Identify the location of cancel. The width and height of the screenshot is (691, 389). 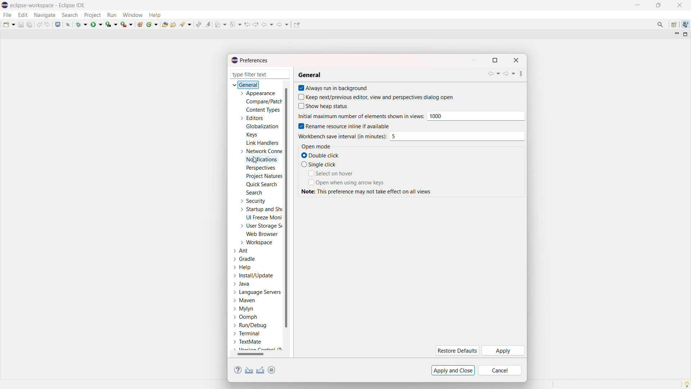
(500, 370).